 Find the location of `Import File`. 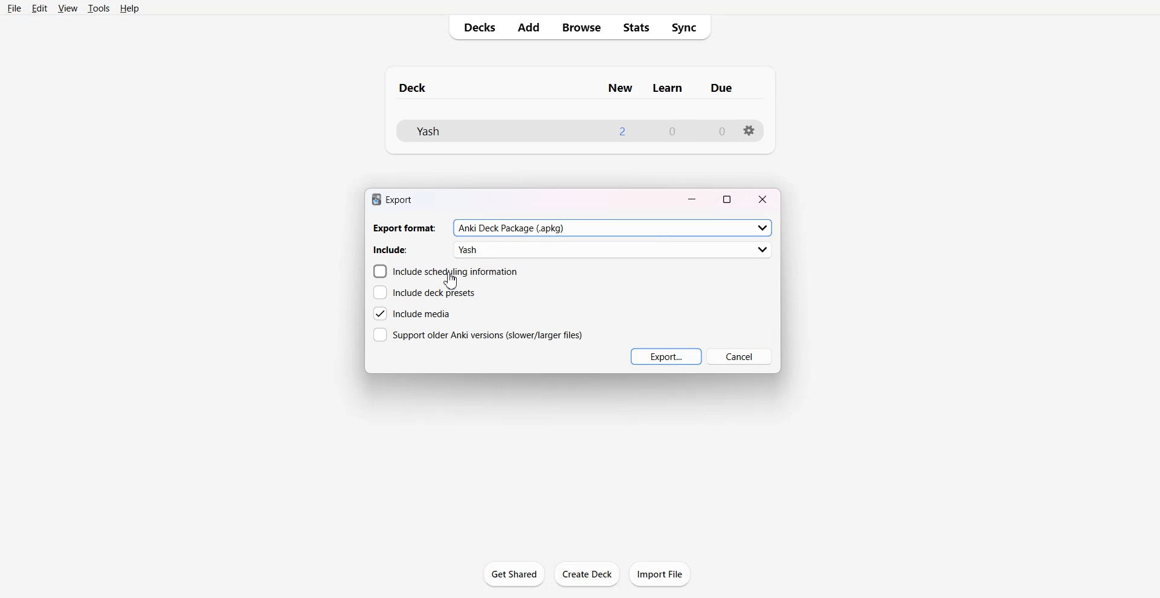

Import File is located at coordinates (660, 573).